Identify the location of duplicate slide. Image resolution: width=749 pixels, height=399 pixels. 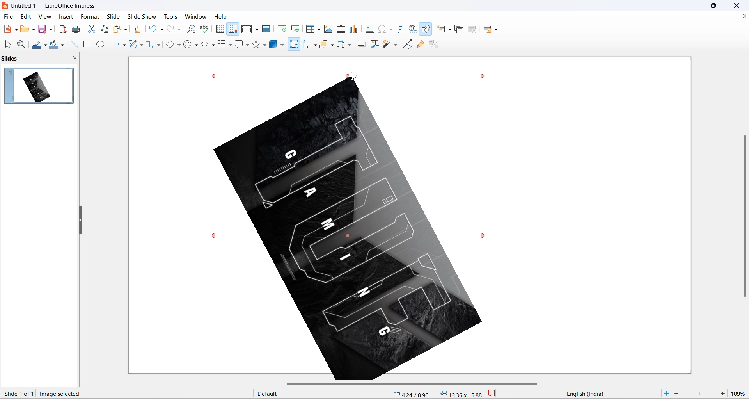
(459, 30).